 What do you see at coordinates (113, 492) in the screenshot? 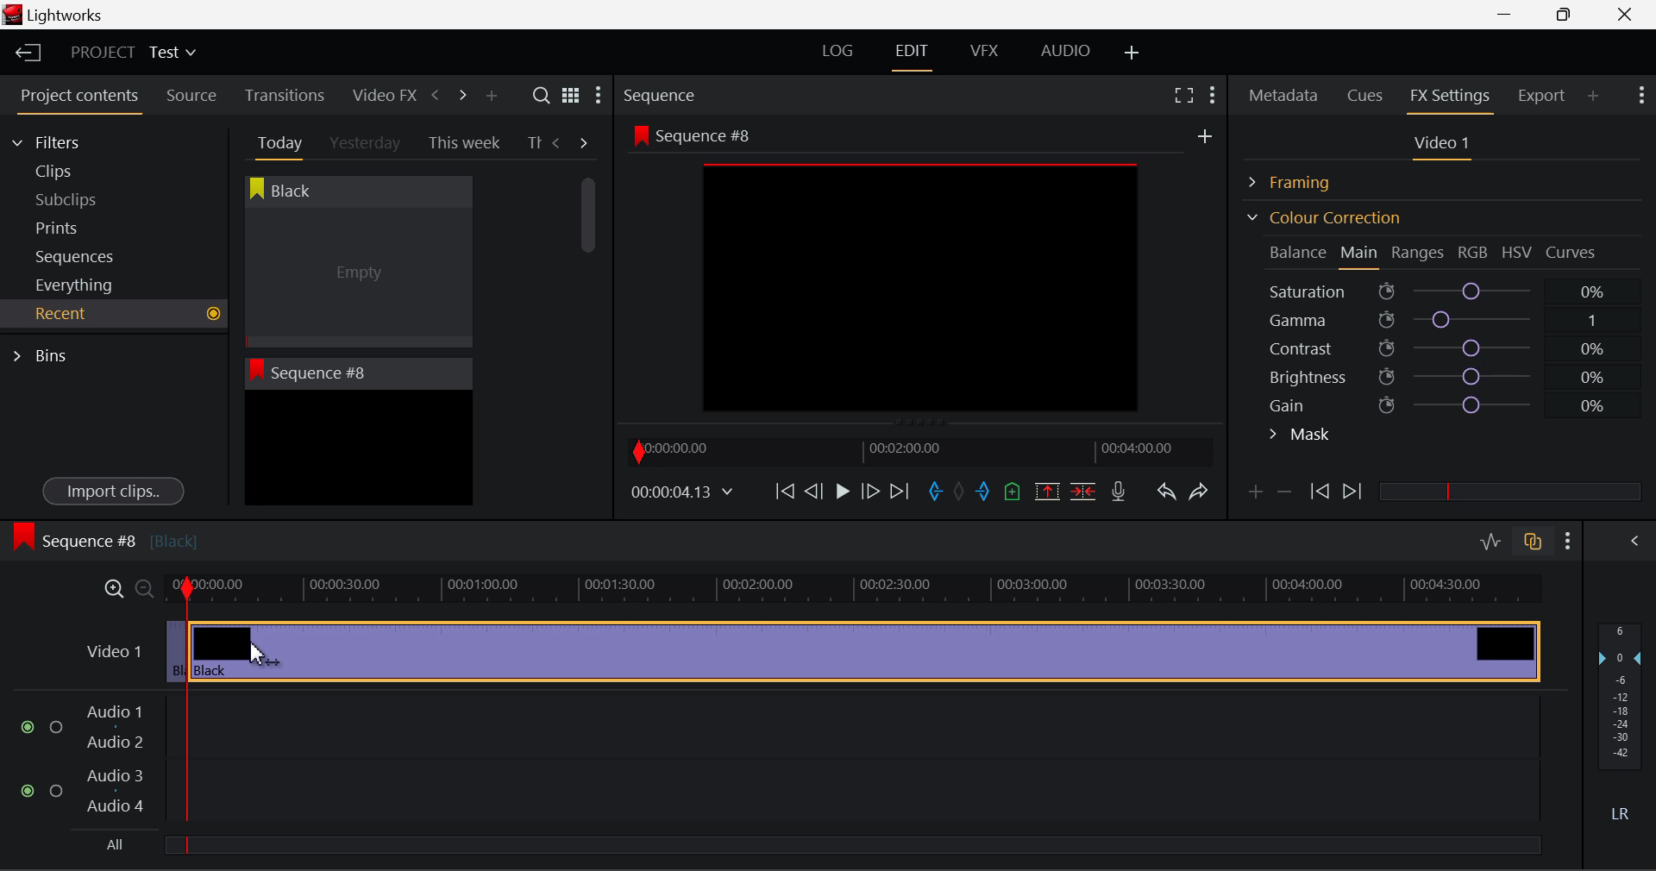
I see `Import clips` at bounding box center [113, 492].